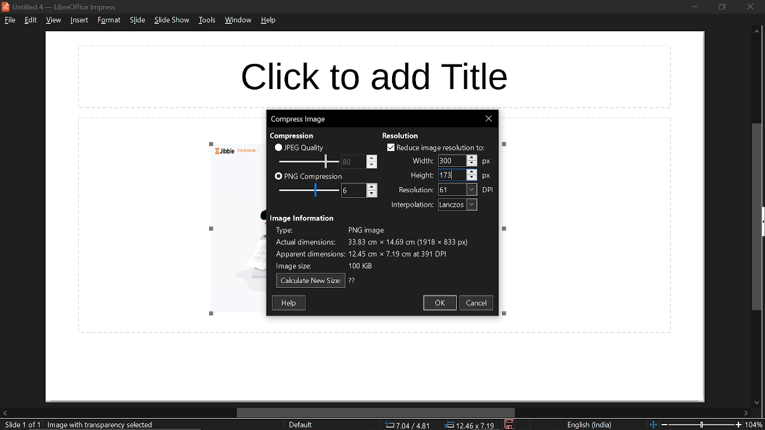  What do you see at coordinates (389, 147) in the screenshot?
I see `checkbox` at bounding box center [389, 147].